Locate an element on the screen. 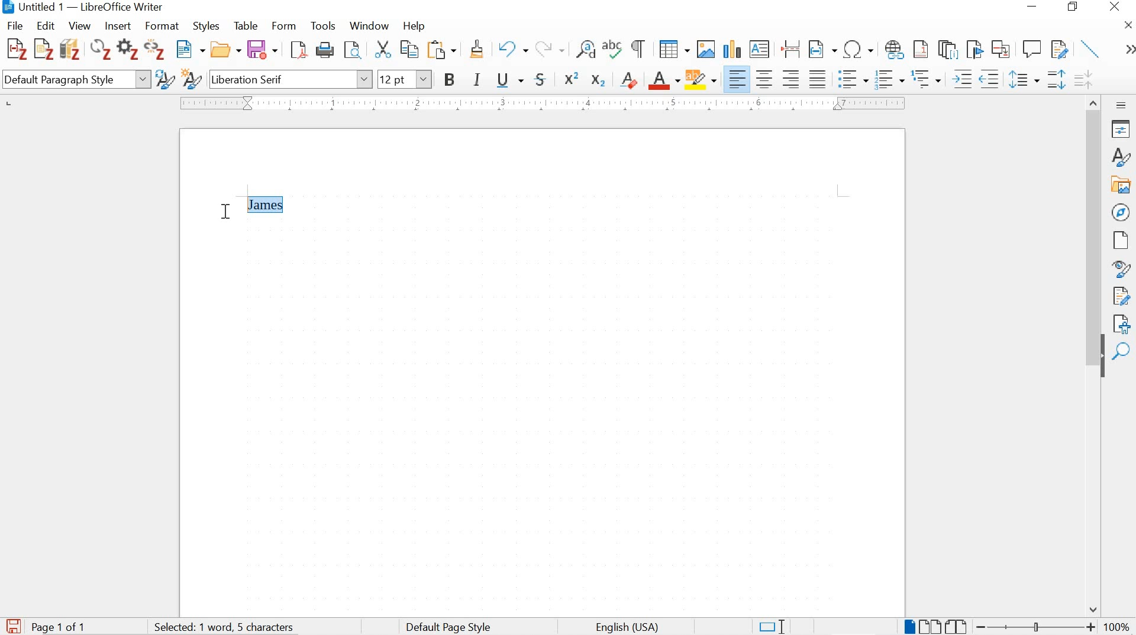 Image resolution: width=1136 pixels, height=635 pixels. single page view is located at coordinates (908, 626).